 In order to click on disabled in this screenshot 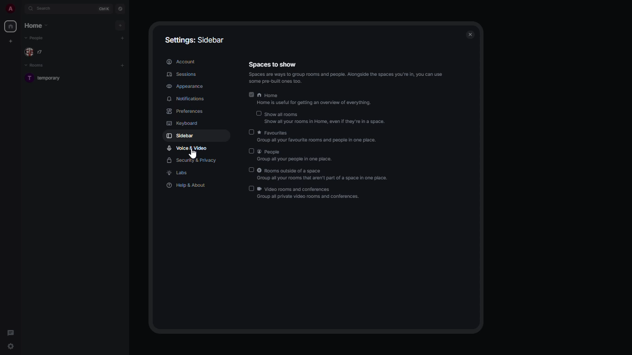, I will do `click(250, 170)`.